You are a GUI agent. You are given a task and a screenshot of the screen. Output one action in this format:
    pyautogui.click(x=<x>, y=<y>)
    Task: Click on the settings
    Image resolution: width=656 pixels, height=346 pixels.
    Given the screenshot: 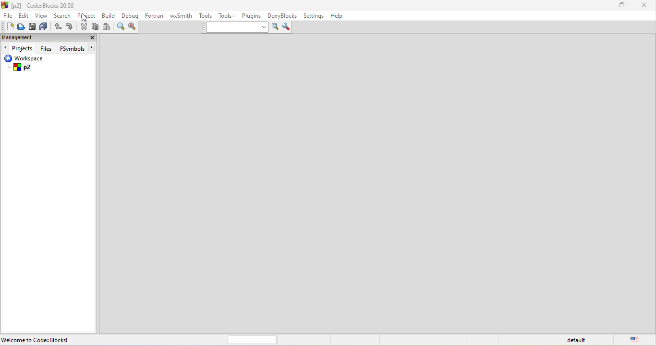 What is the action you would take?
    pyautogui.click(x=315, y=15)
    